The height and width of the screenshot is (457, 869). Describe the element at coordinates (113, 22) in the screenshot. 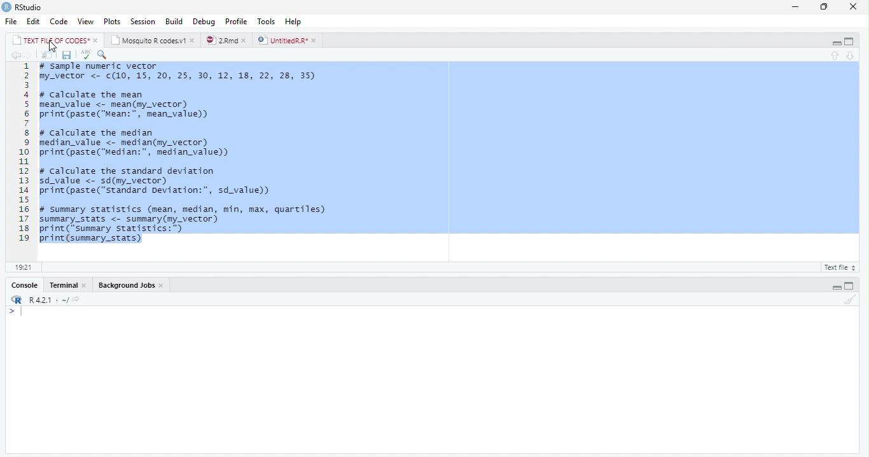

I see `plots` at that location.